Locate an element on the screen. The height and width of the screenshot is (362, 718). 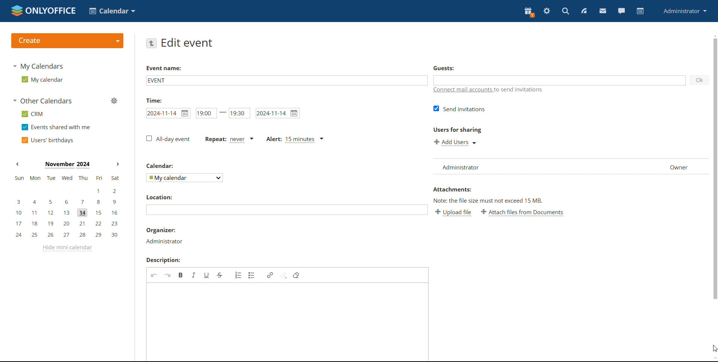
present is located at coordinates (528, 12).